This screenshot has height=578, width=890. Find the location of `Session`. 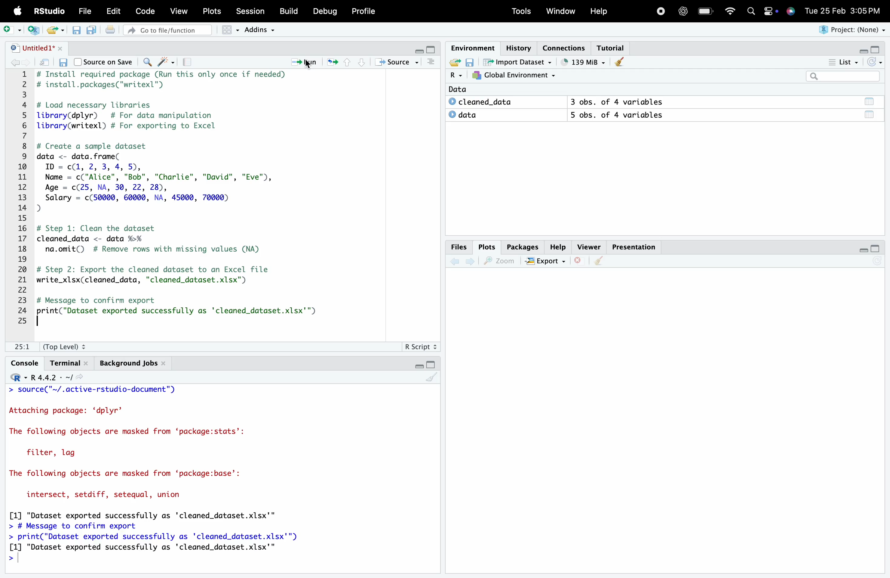

Session is located at coordinates (249, 12).